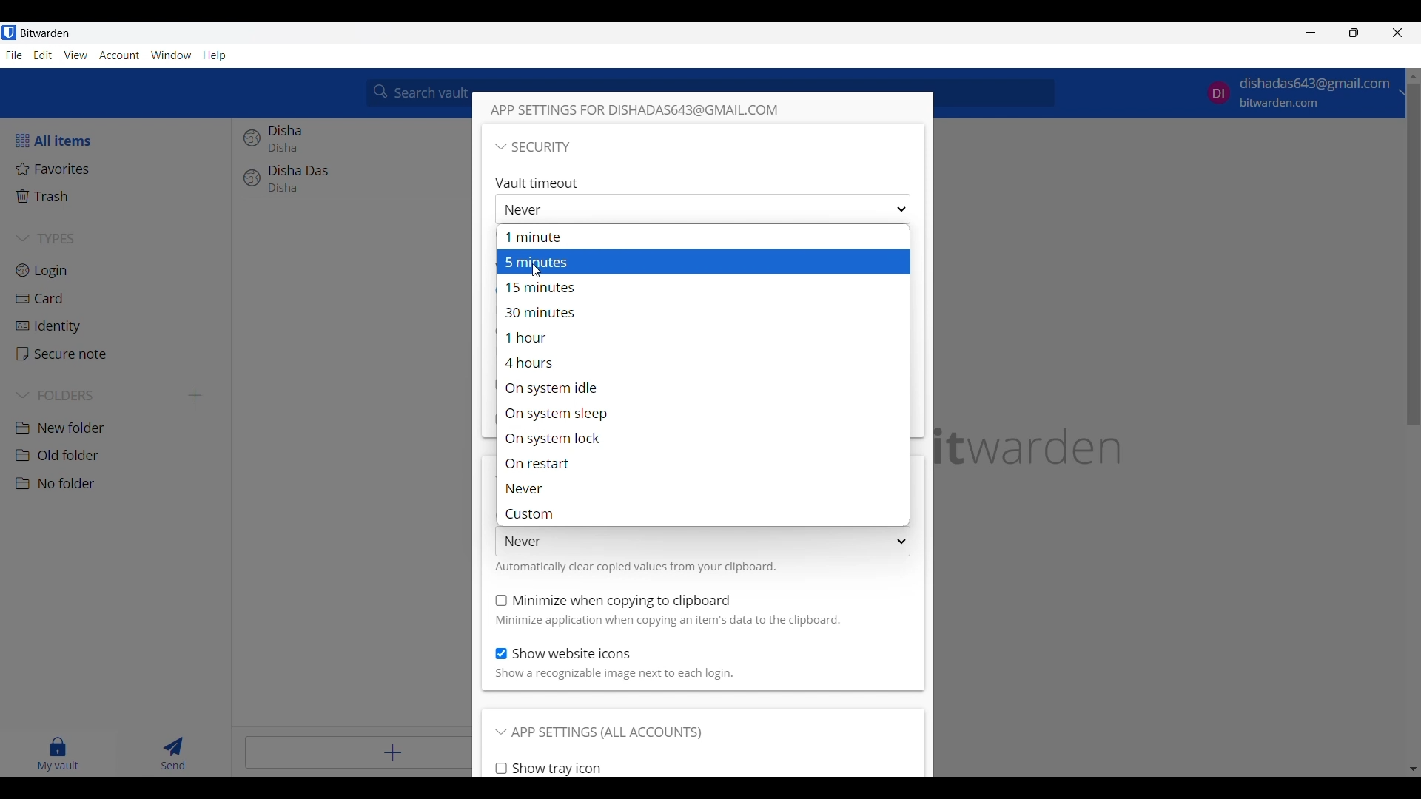 Image resolution: width=1421 pixels, height=799 pixels. Describe the element at coordinates (651, 110) in the screenshot. I see `Window title` at that location.